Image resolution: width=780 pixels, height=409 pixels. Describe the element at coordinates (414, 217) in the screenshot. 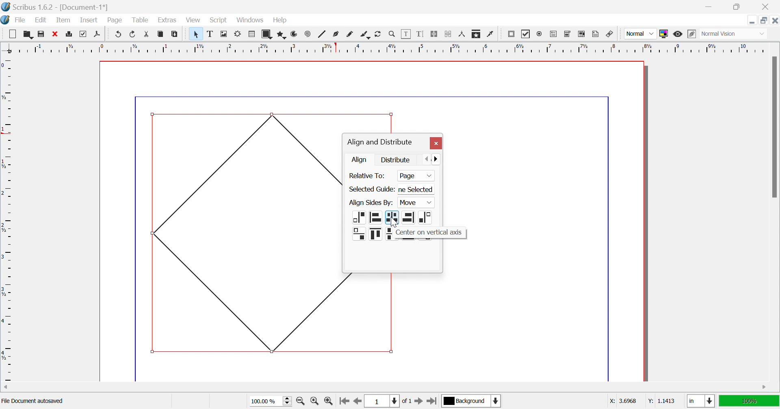

I see `alignments` at that location.